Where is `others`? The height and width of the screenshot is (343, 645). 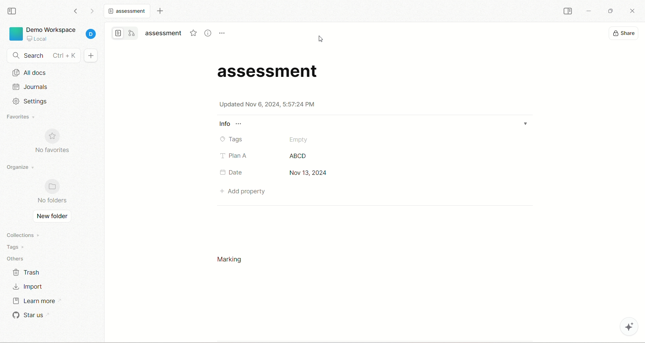
others is located at coordinates (17, 258).